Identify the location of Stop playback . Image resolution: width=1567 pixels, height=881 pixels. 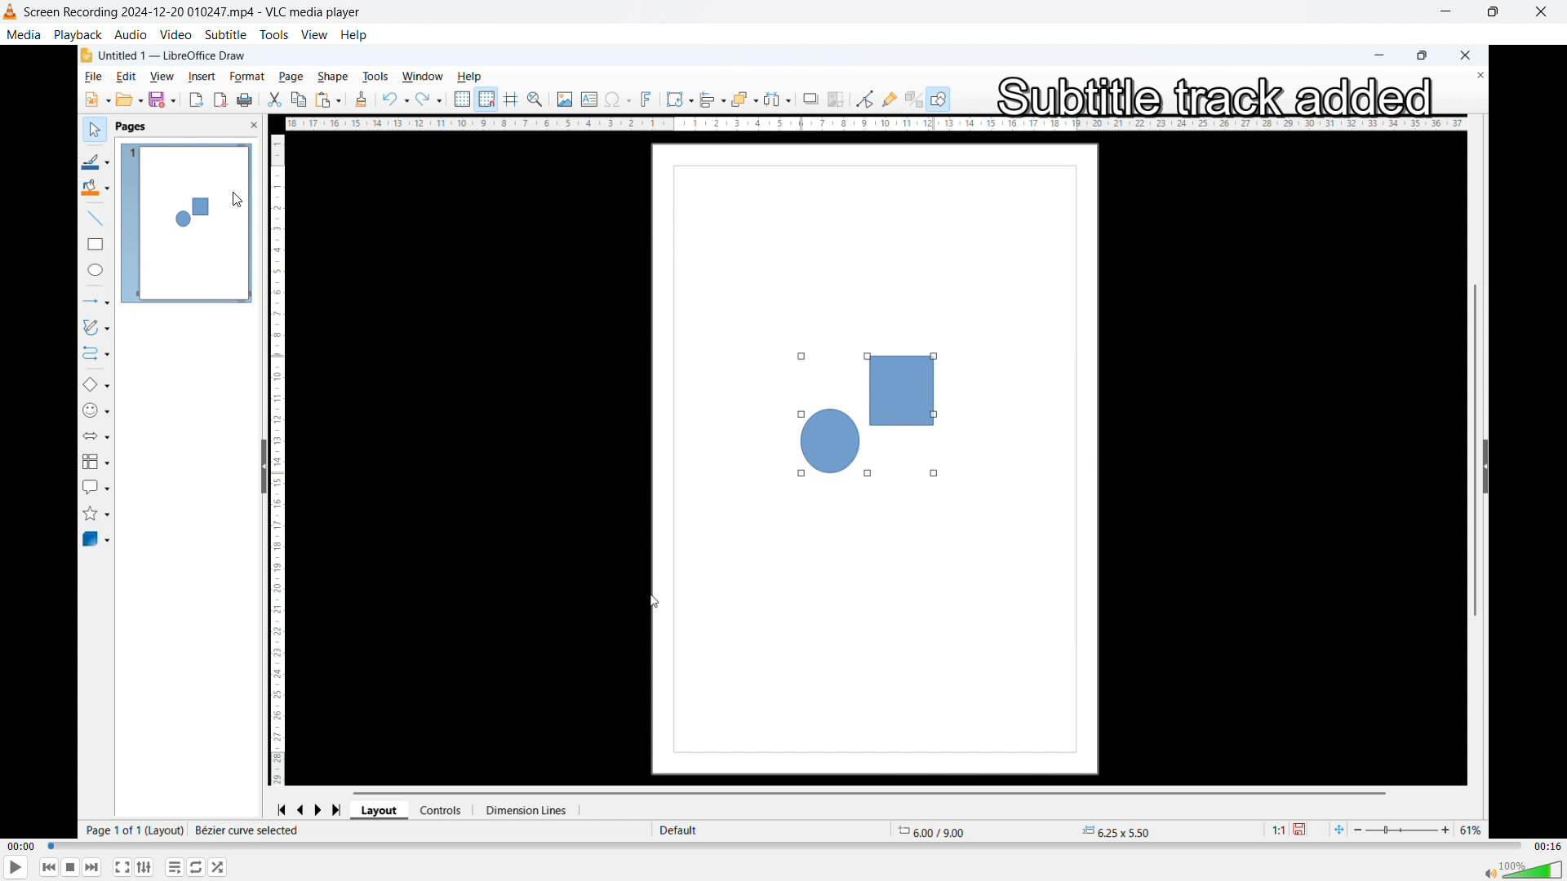
(72, 867).